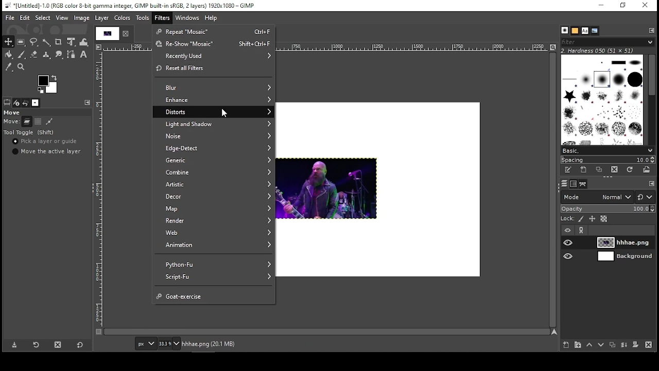 The width and height of the screenshot is (659, 371). What do you see at coordinates (12, 122) in the screenshot?
I see `move` at bounding box center [12, 122].